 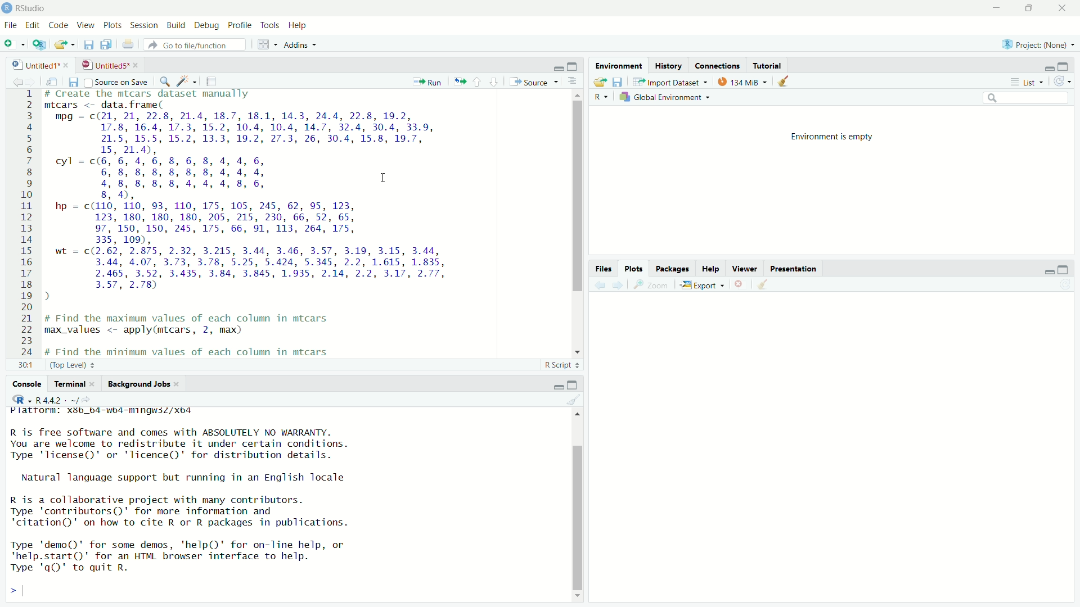 What do you see at coordinates (268, 25) in the screenshot?
I see `Tools` at bounding box center [268, 25].